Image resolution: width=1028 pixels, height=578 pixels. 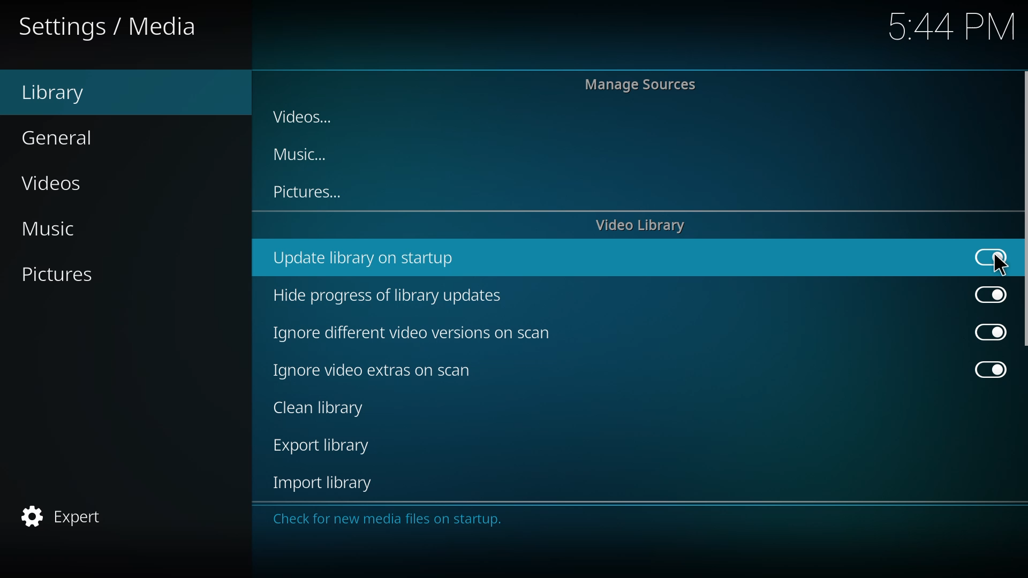 I want to click on videos, so click(x=59, y=182).